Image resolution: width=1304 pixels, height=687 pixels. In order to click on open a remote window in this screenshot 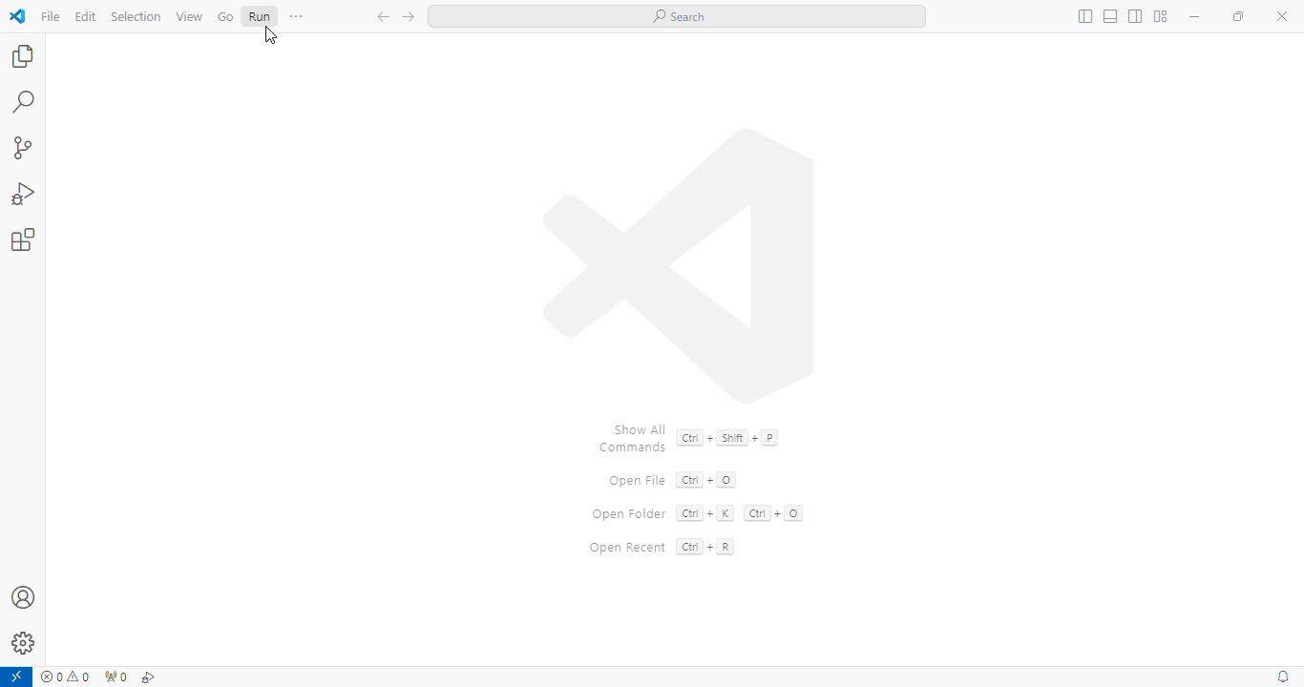, I will do `click(16, 677)`.